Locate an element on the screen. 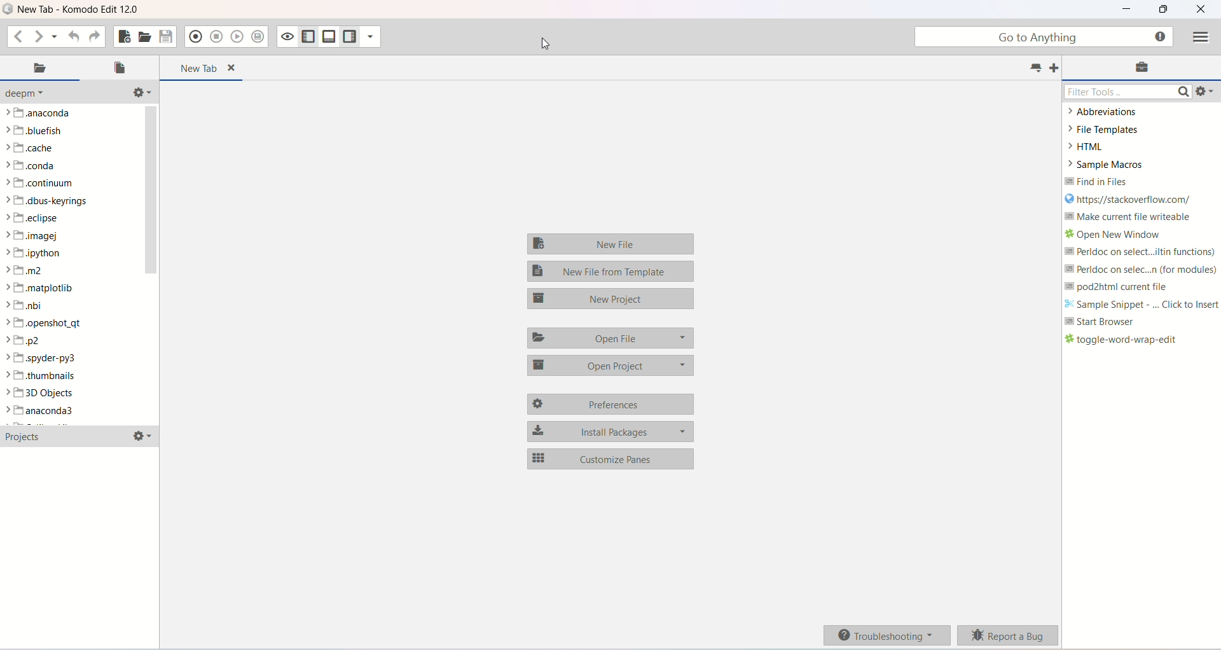 This screenshot has height=650, width=1221. play last macro is located at coordinates (237, 38).